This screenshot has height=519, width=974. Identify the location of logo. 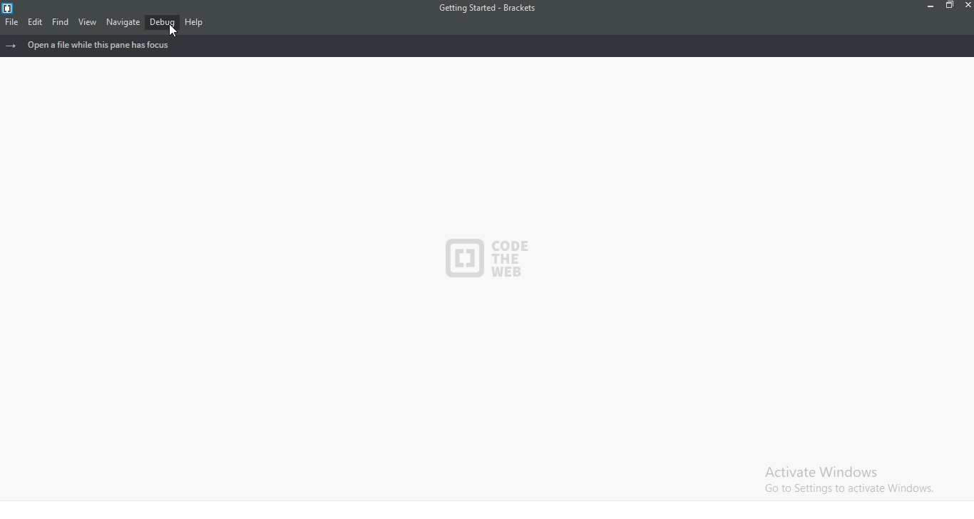
(11, 8).